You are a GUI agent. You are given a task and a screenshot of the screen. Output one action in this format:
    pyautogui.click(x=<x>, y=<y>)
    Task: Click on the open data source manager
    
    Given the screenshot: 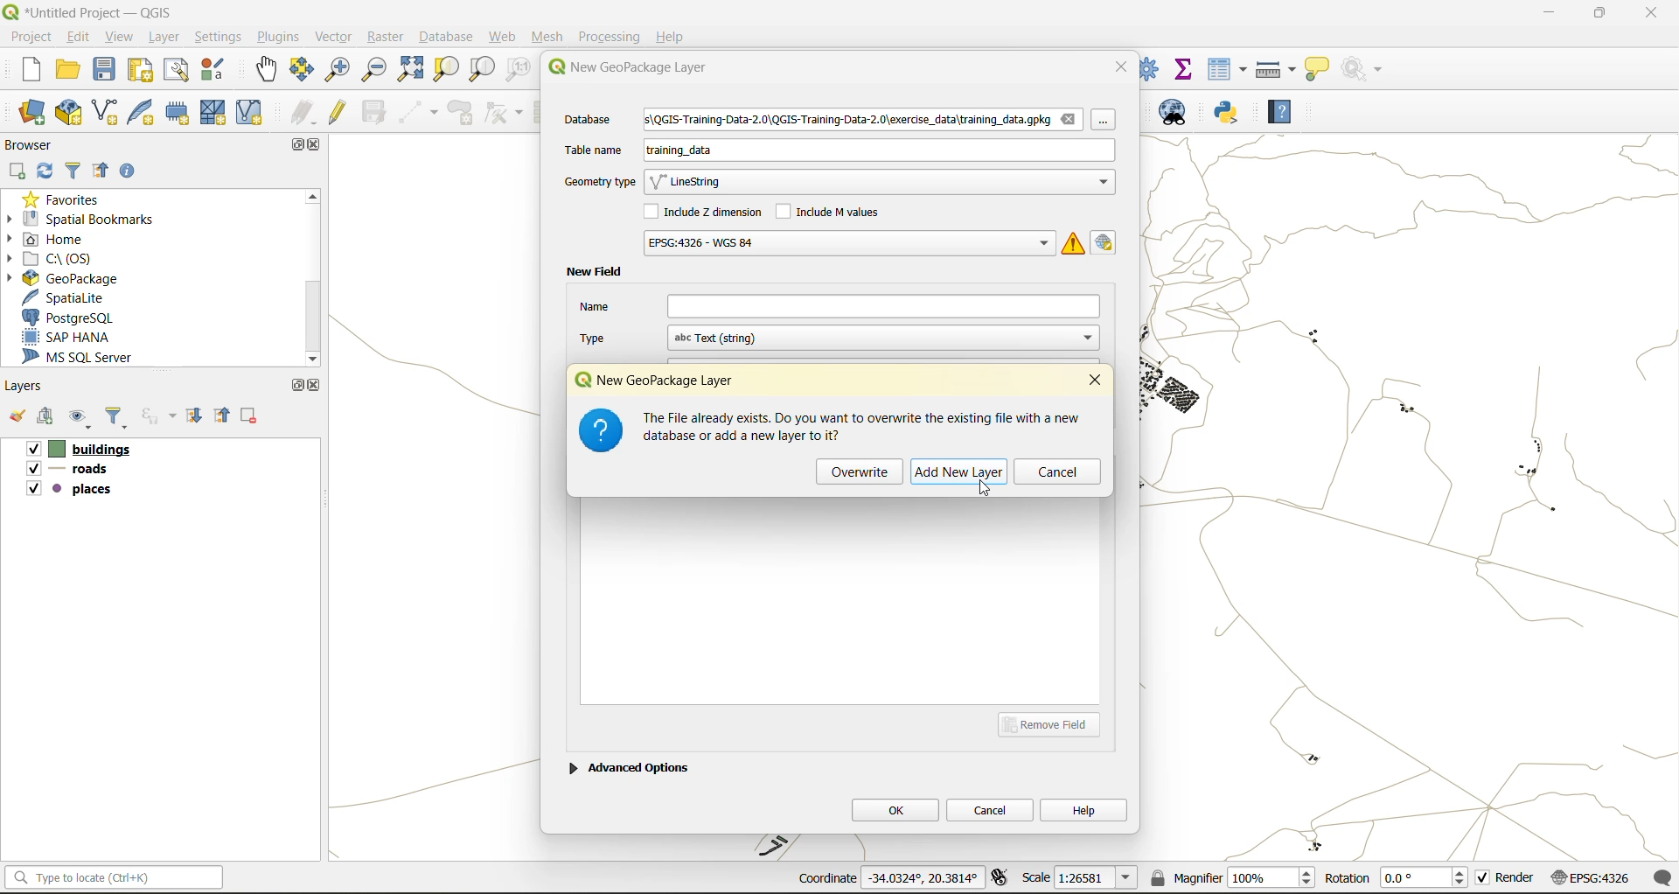 What is the action you would take?
    pyautogui.click(x=32, y=113)
    